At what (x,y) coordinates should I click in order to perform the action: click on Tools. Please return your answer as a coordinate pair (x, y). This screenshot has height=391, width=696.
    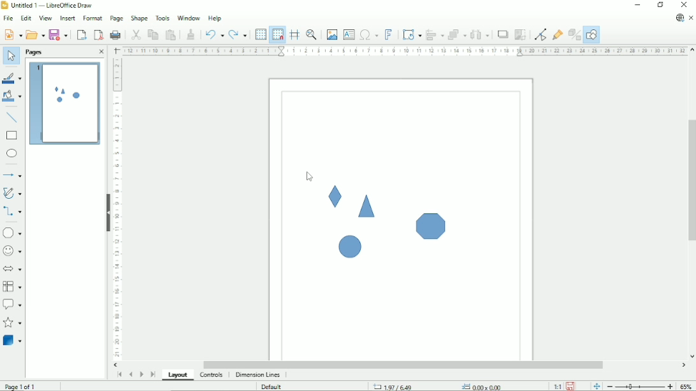
    Looking at the image, I should click on (163, 17).